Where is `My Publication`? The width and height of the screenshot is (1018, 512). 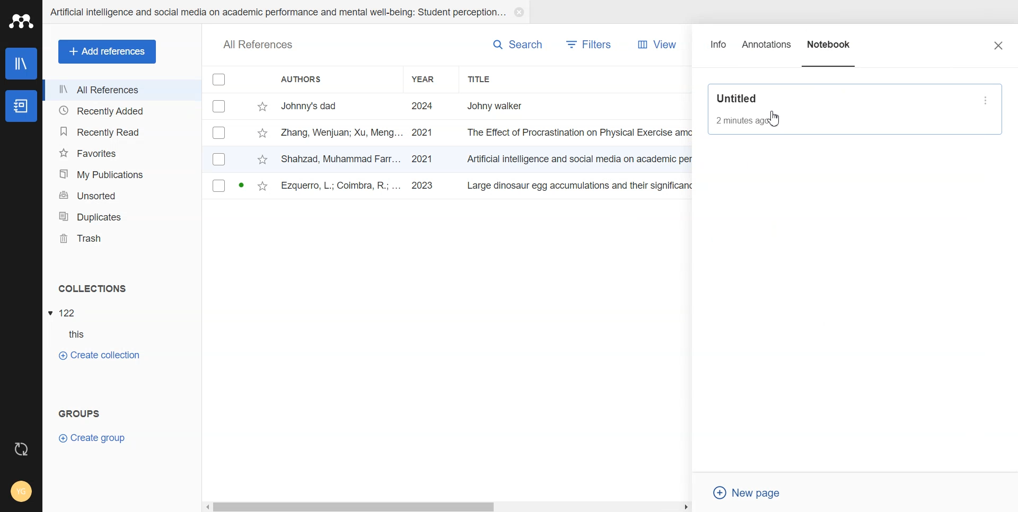
My Publication is located at coordinates (122, 174).